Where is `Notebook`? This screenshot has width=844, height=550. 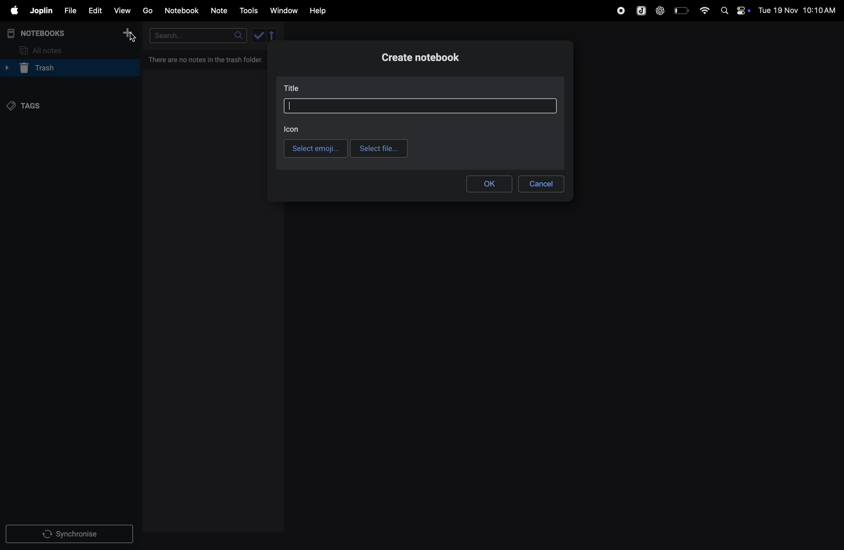 Notebook is located at coordinates (184, 11).